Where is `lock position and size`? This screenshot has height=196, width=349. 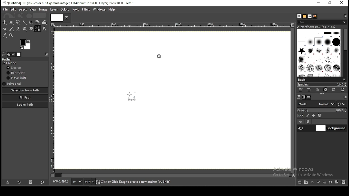 lock position and size is located at coordinates (314, 115).